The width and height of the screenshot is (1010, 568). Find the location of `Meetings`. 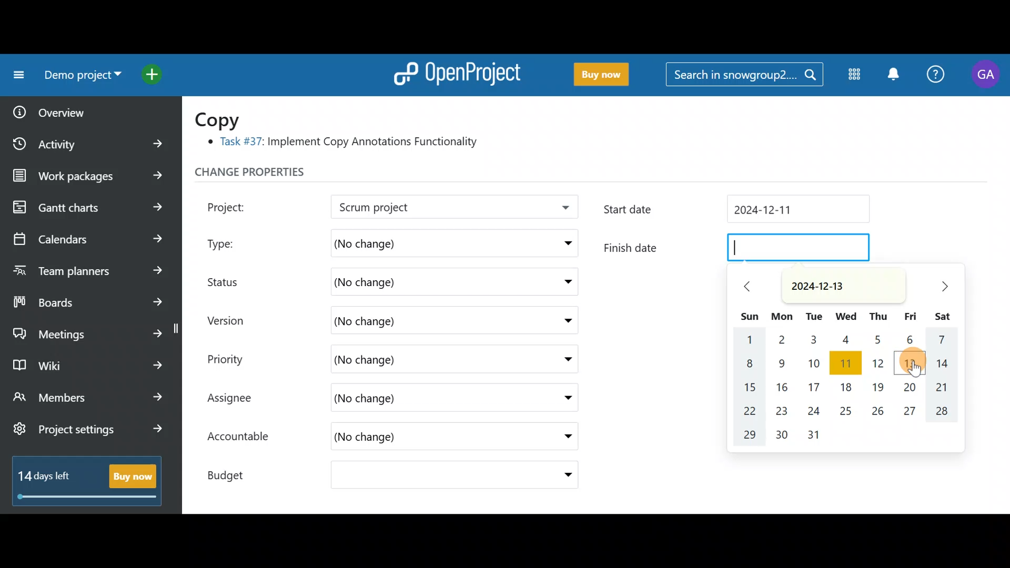

Meetings is located at coordinates (88, 331).